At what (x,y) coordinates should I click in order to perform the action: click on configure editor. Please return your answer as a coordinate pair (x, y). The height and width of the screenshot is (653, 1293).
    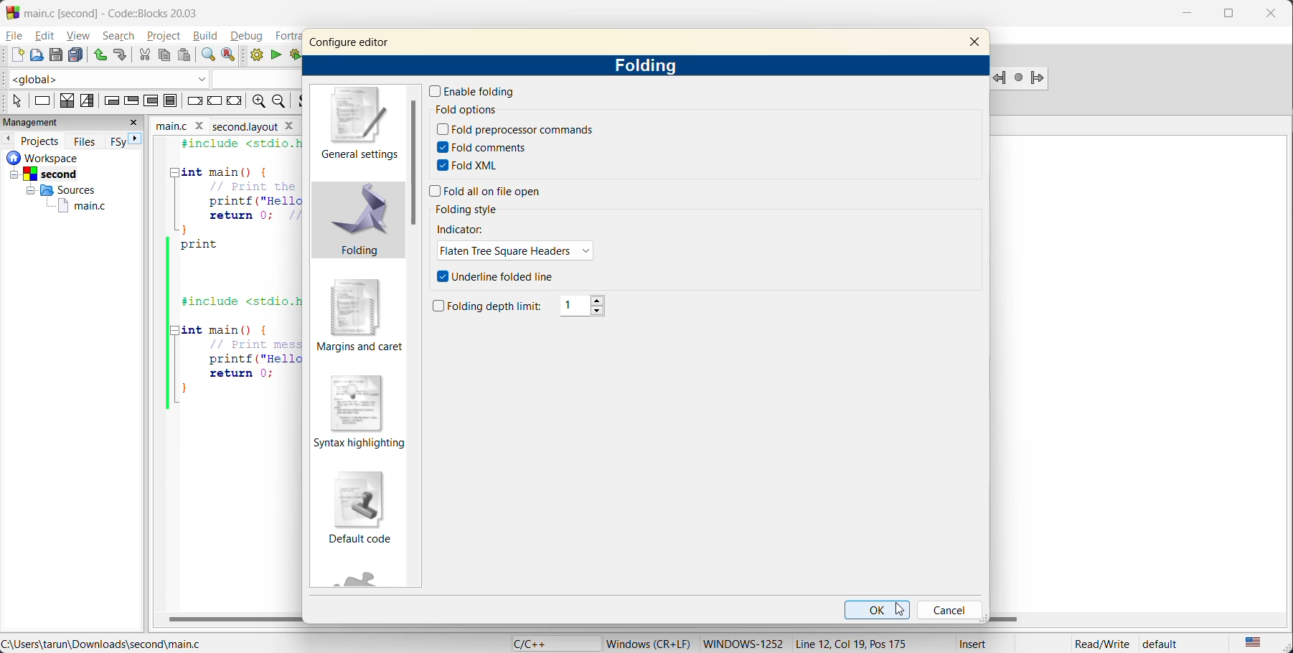
    Looking at the image, I should click on (356, 42).